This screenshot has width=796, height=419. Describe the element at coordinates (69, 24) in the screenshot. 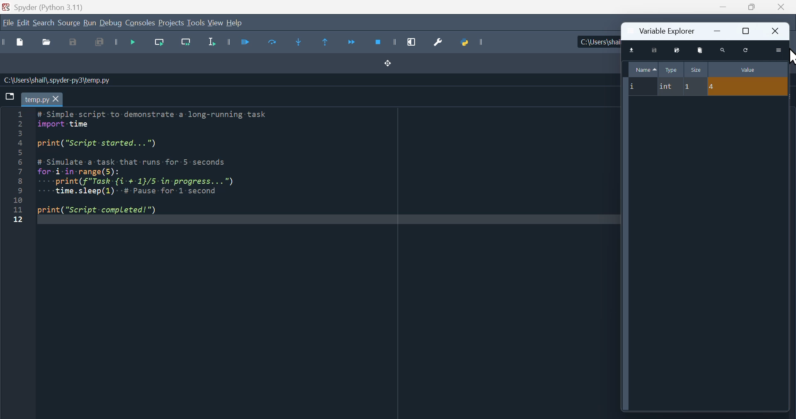

I see `source` at that location.